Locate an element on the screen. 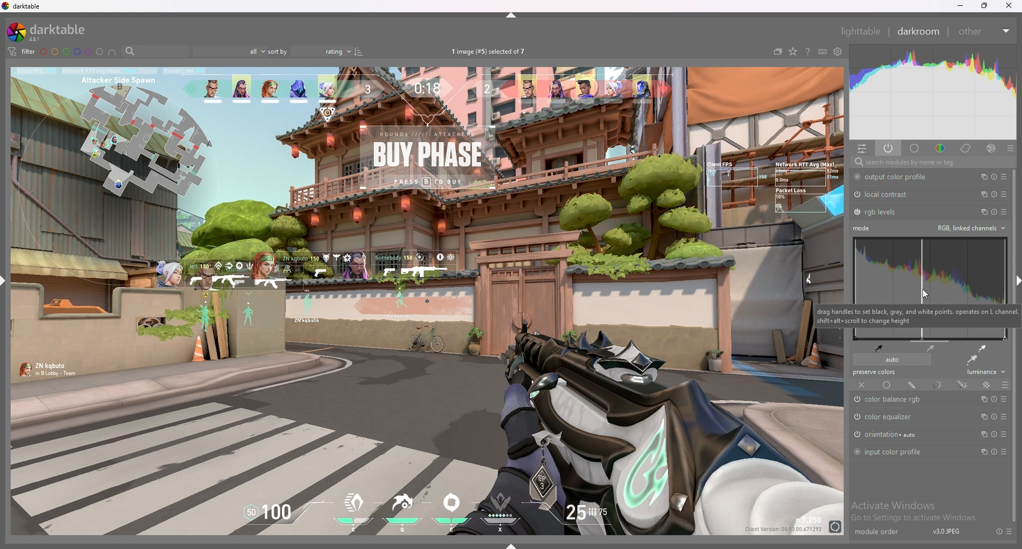 Image resolution: width=1022 pixels, height=549 pixels. off is located at coordinates (862, 385).